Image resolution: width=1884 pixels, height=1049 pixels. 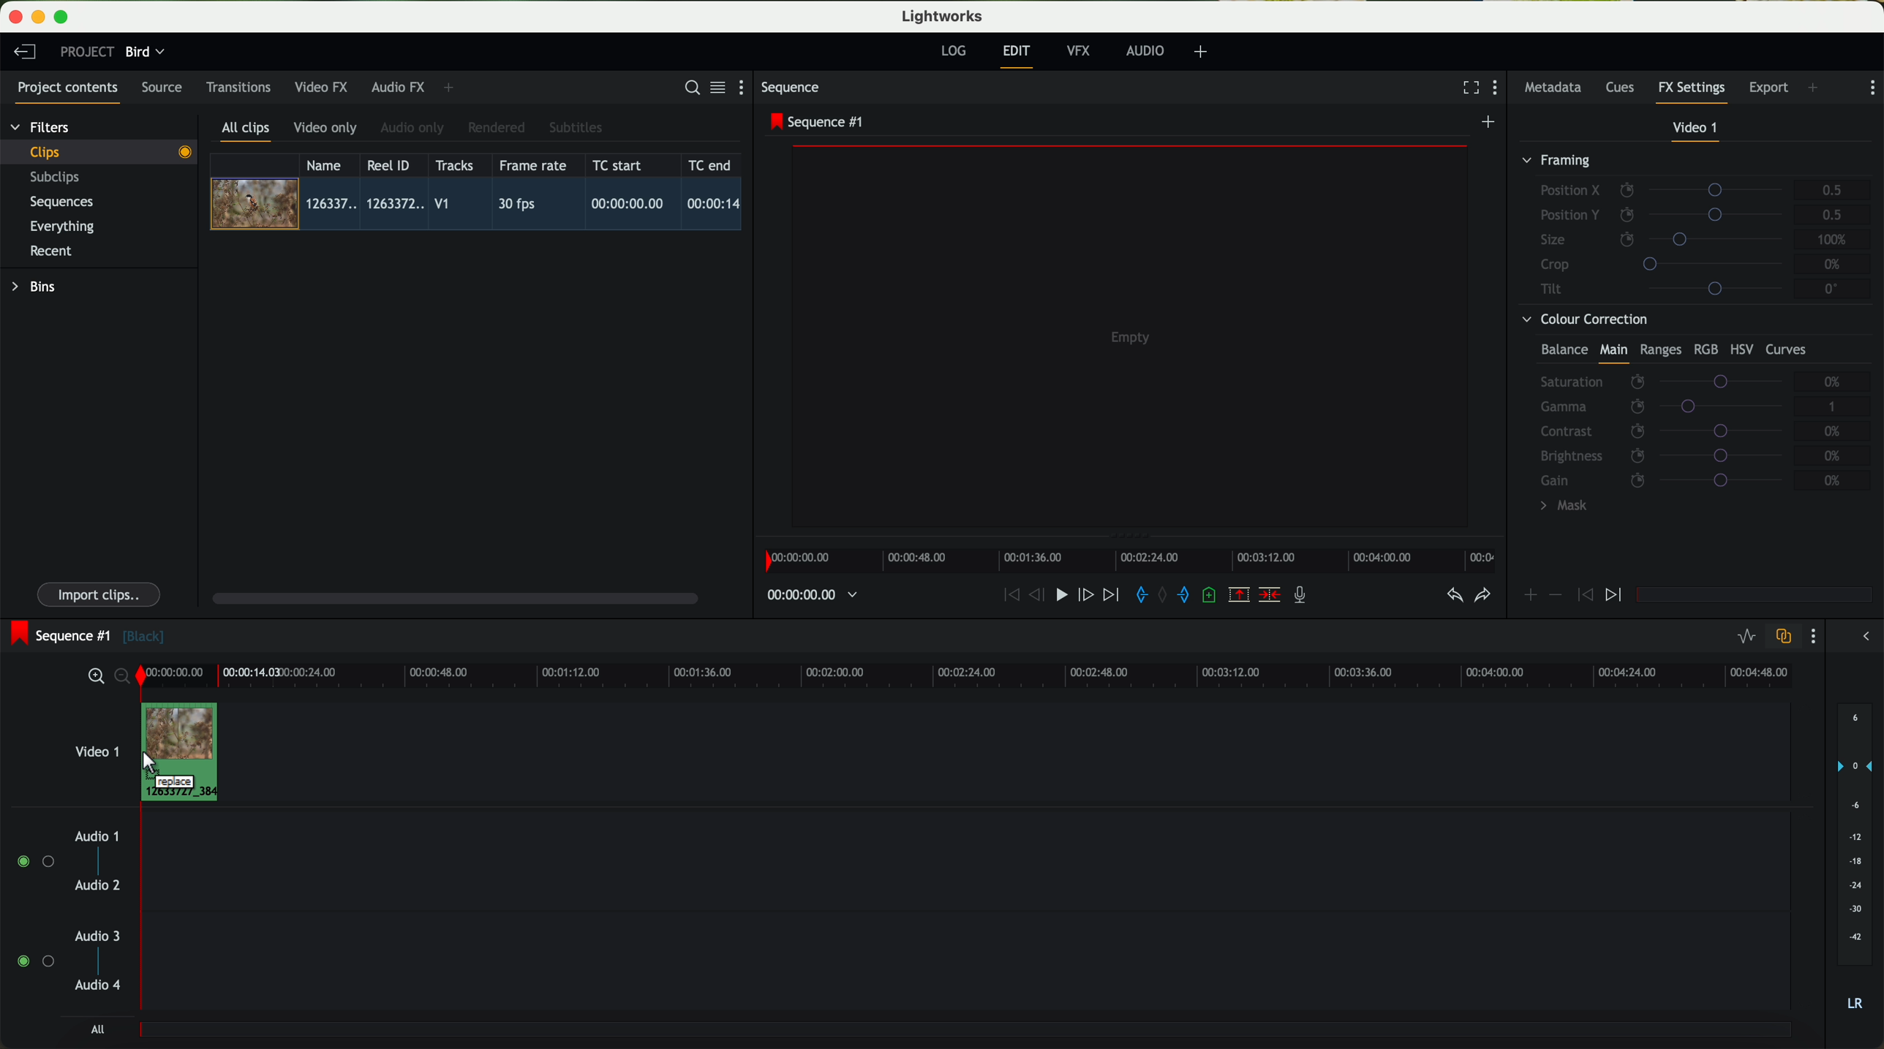 I want to click on gain, so click(x=1670, y=480).